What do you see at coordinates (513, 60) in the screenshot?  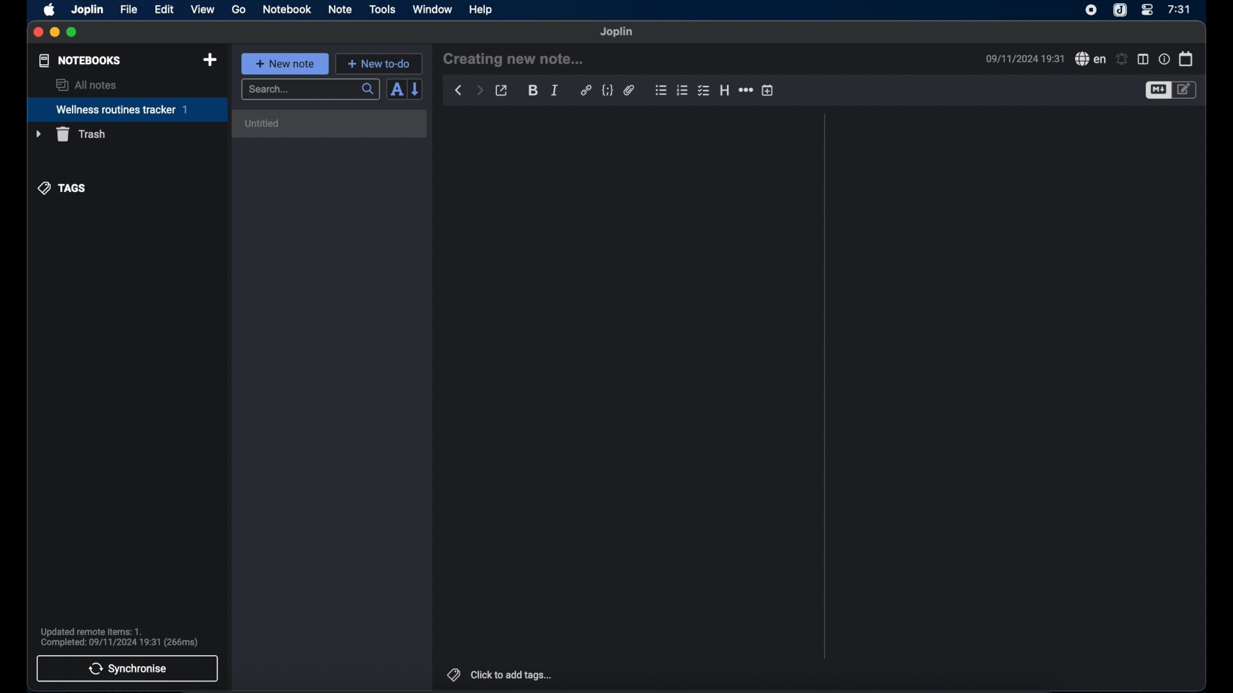 I see `creating new note` at bounding box center [513, 60].